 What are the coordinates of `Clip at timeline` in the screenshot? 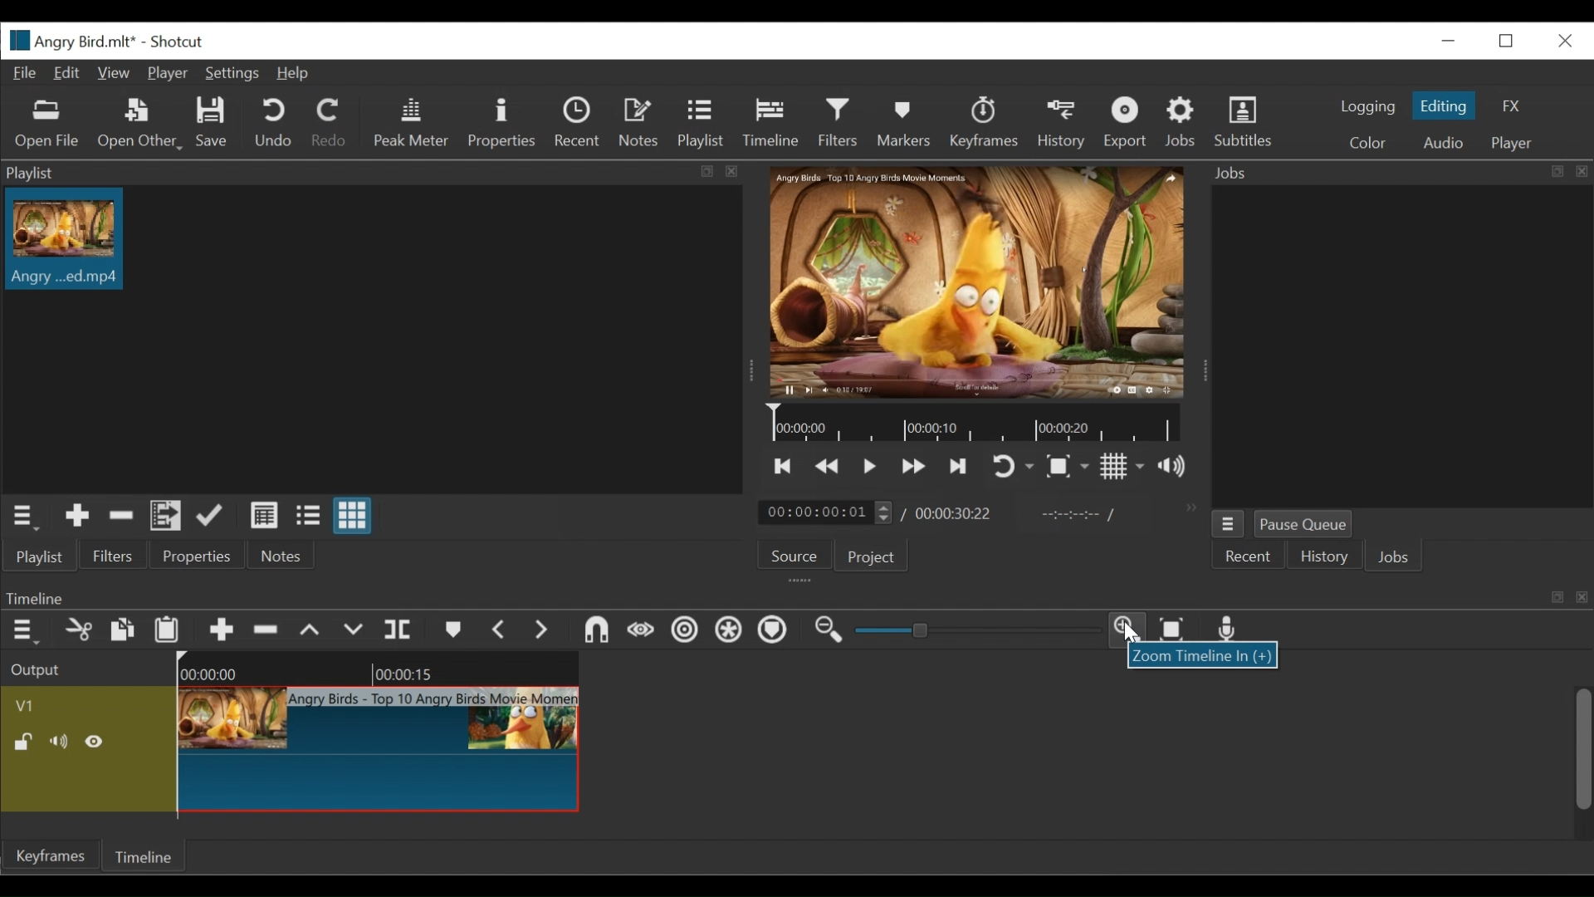 It's located at (381, 747).